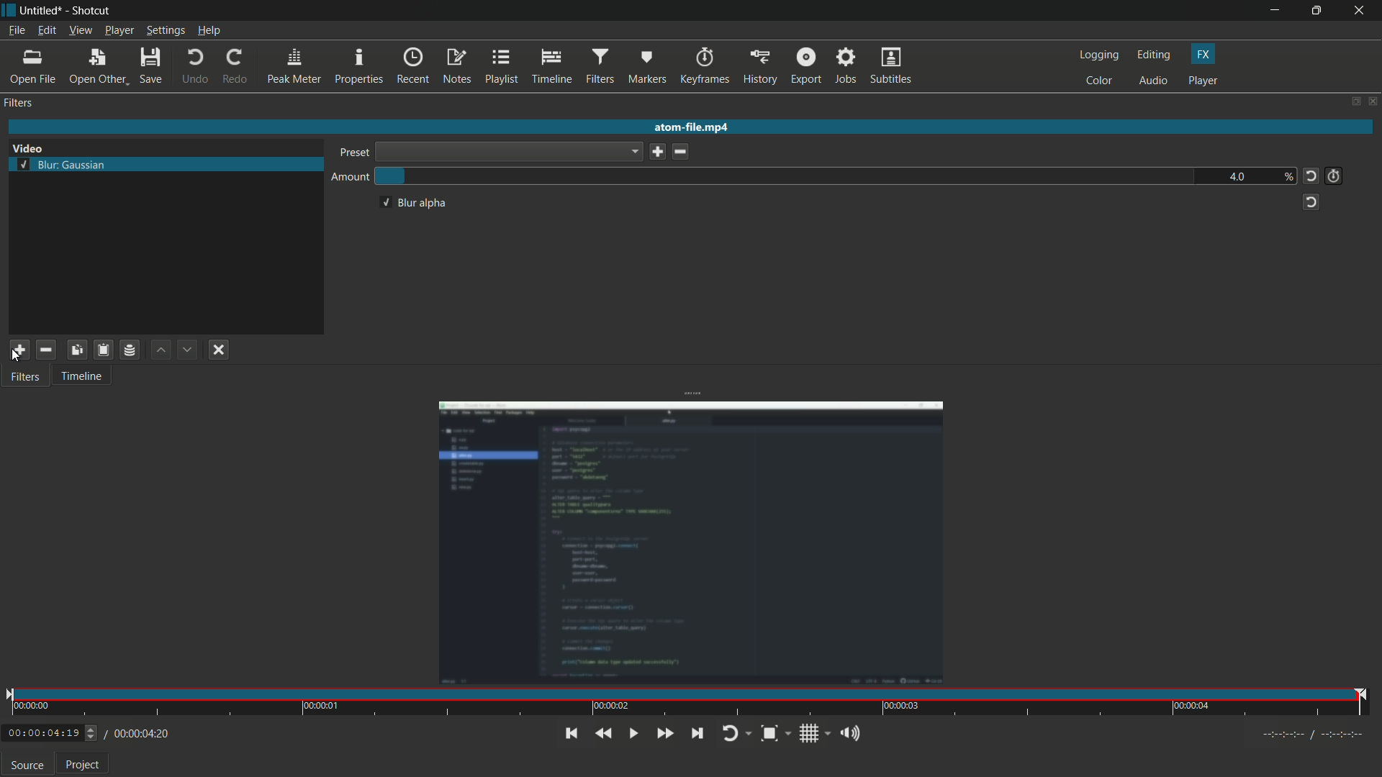 The height and width of the screenshot is (777, 1382). What do you see at coordinates (816, 735) in the screenshot?
I see `toggle grid display` at bounding box center [816, 735].